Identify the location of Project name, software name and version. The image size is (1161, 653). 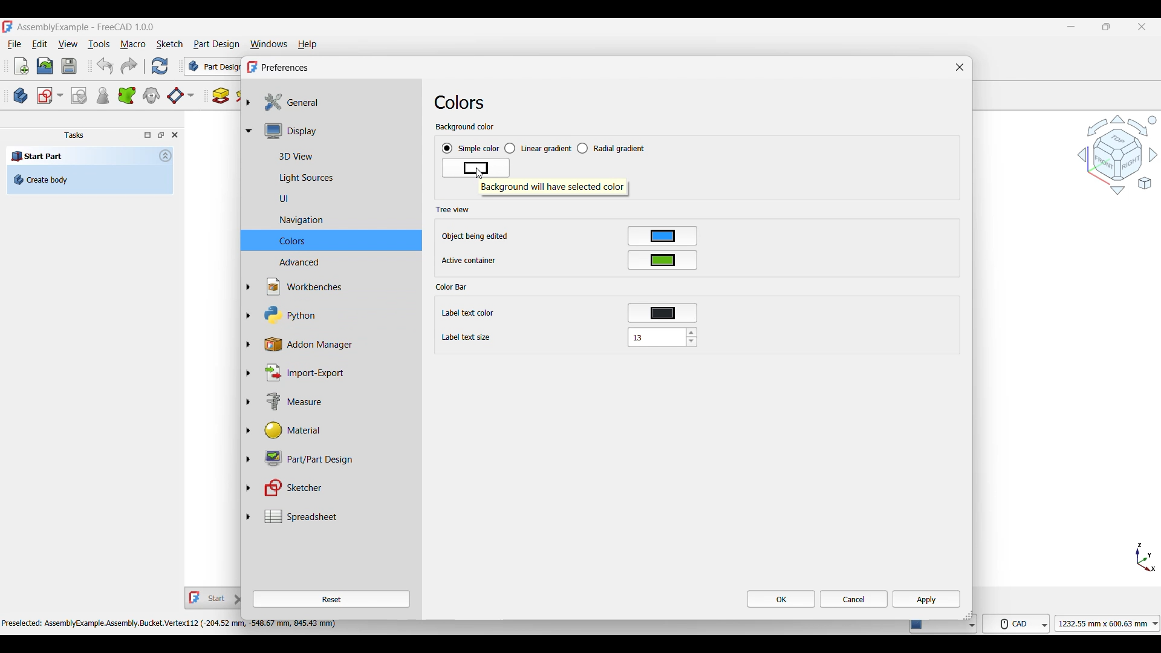
(86, 27).